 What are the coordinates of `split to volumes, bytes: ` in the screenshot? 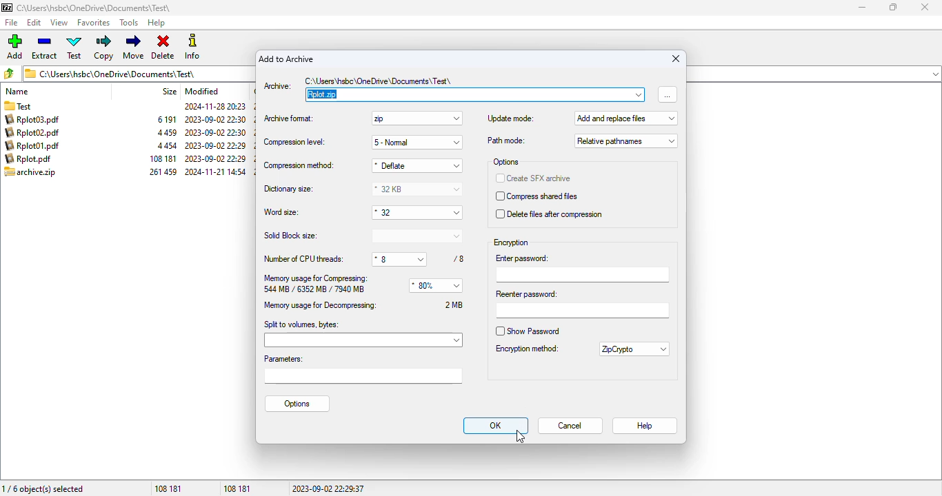 It's located at (363, 333).